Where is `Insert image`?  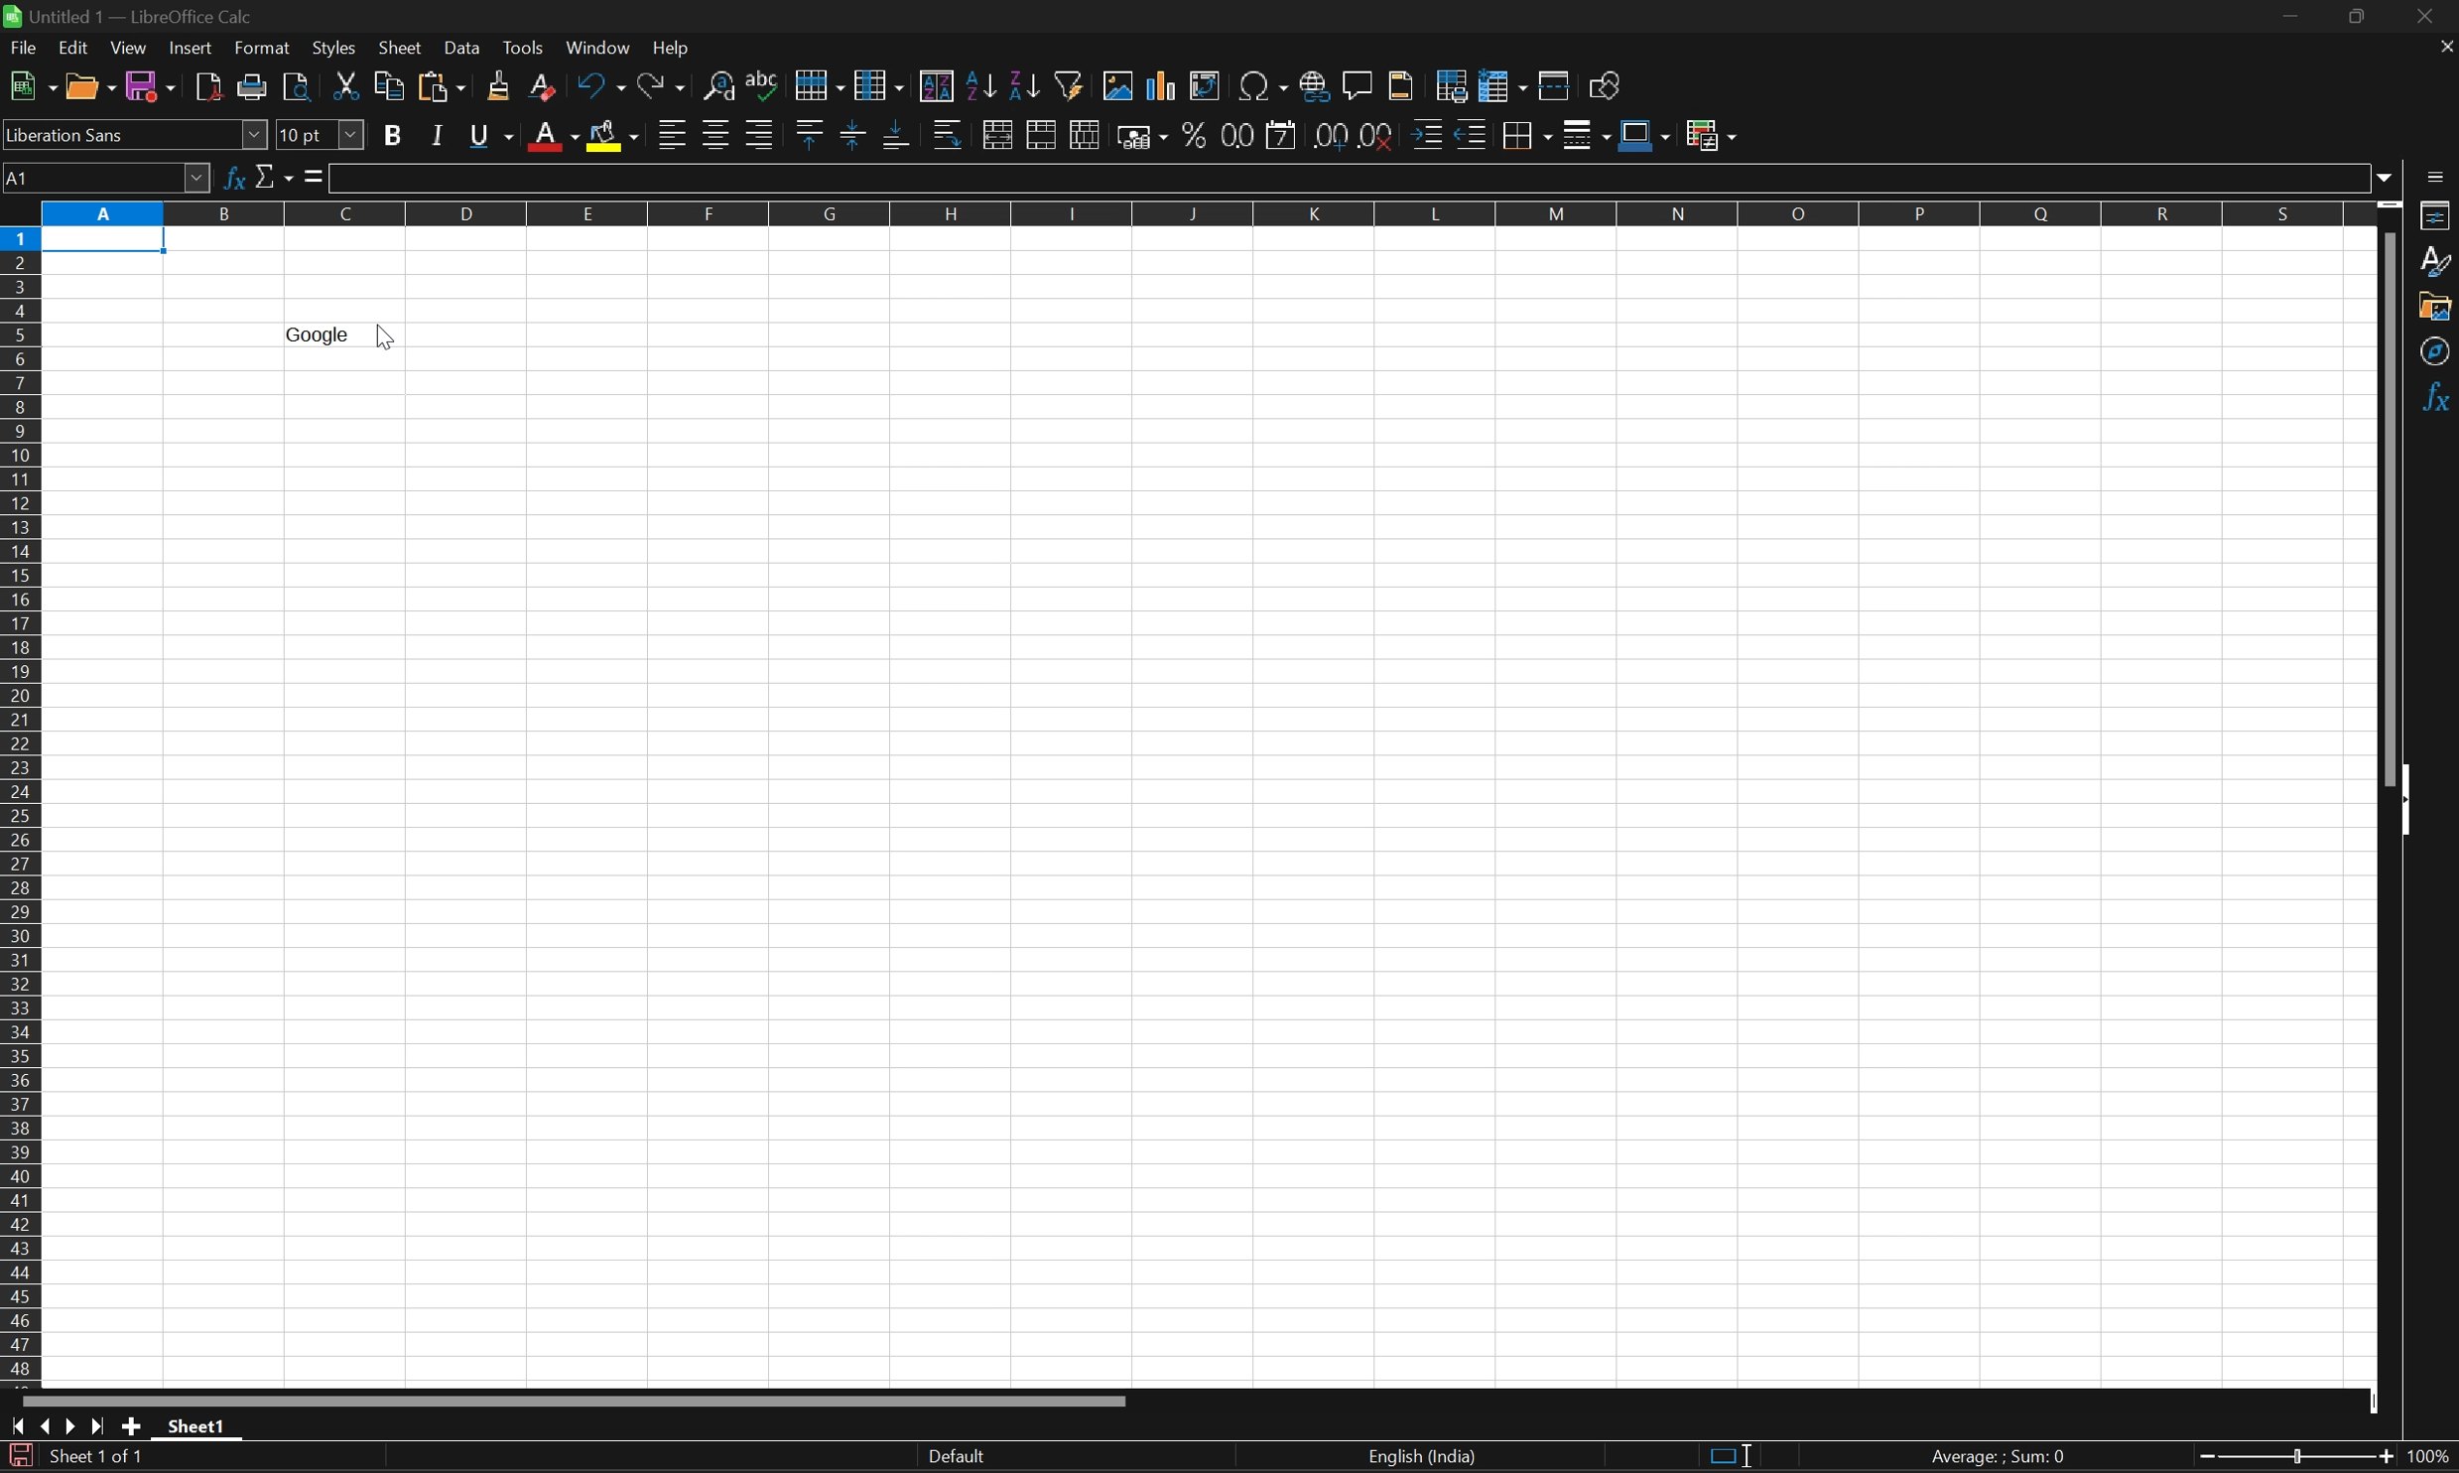
Insert image is located at coordinates (1120, 83).